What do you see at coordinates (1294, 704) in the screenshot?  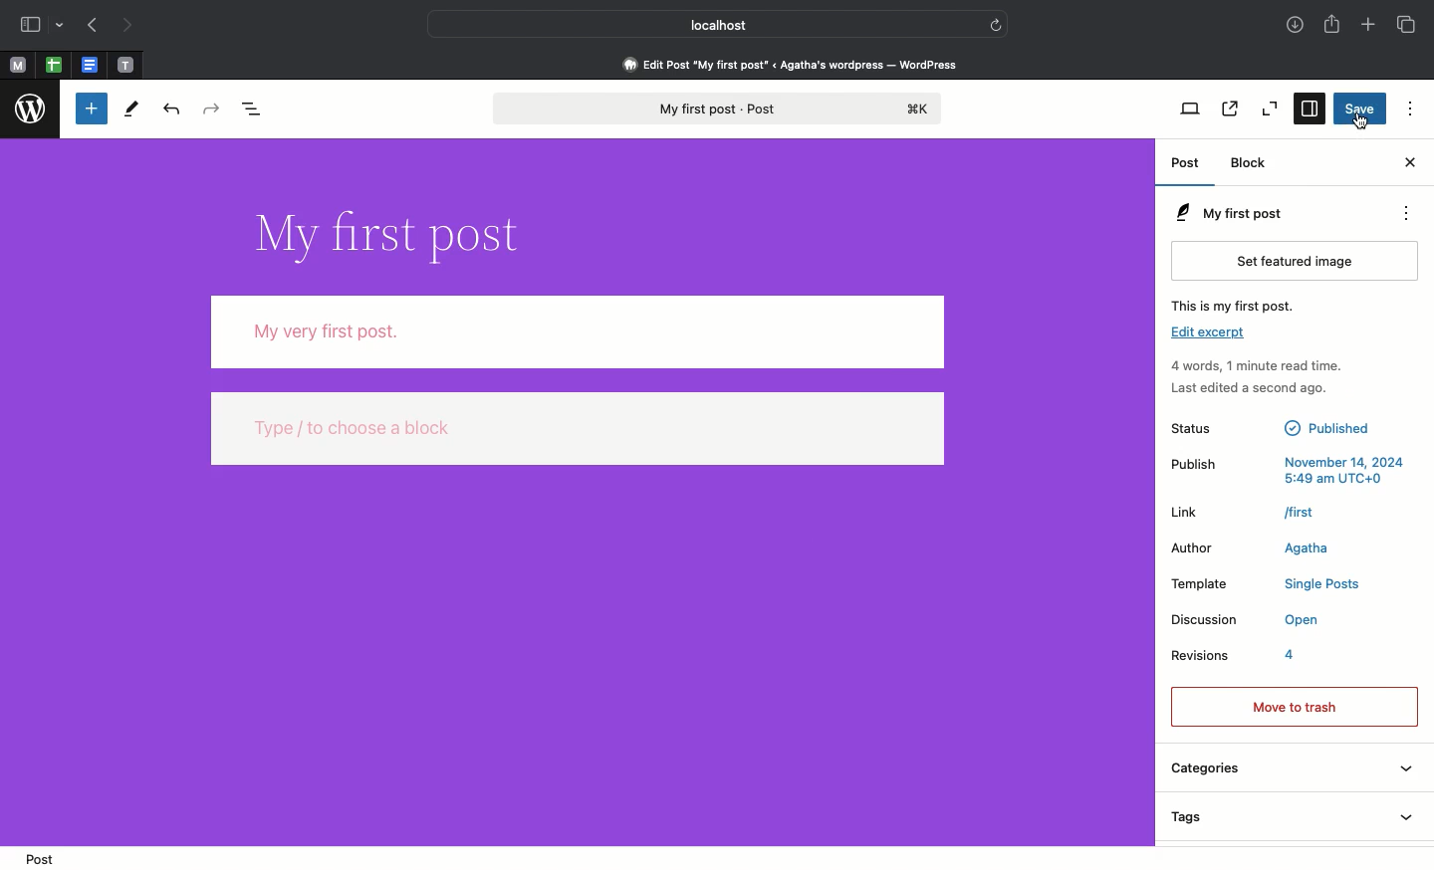 I see `Move to trash` at bounding box center [1294, 704].